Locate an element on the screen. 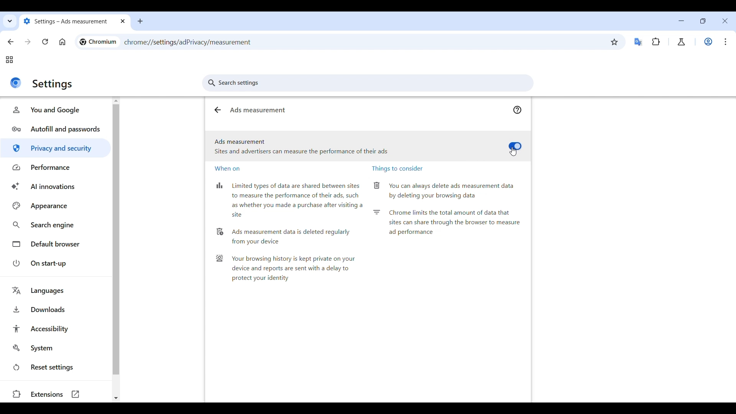 This screenshot has width=736, height=414. Ads measurement toggle is located at coordinates (368, 148).